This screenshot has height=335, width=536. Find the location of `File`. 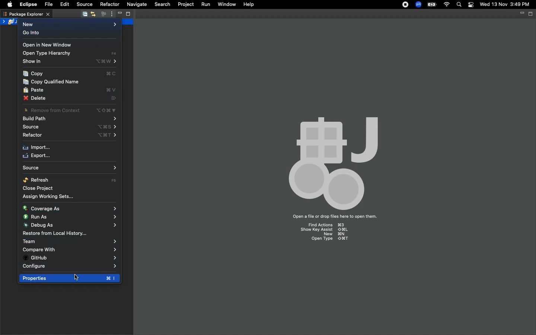

File is located at coordinates (51, 4).